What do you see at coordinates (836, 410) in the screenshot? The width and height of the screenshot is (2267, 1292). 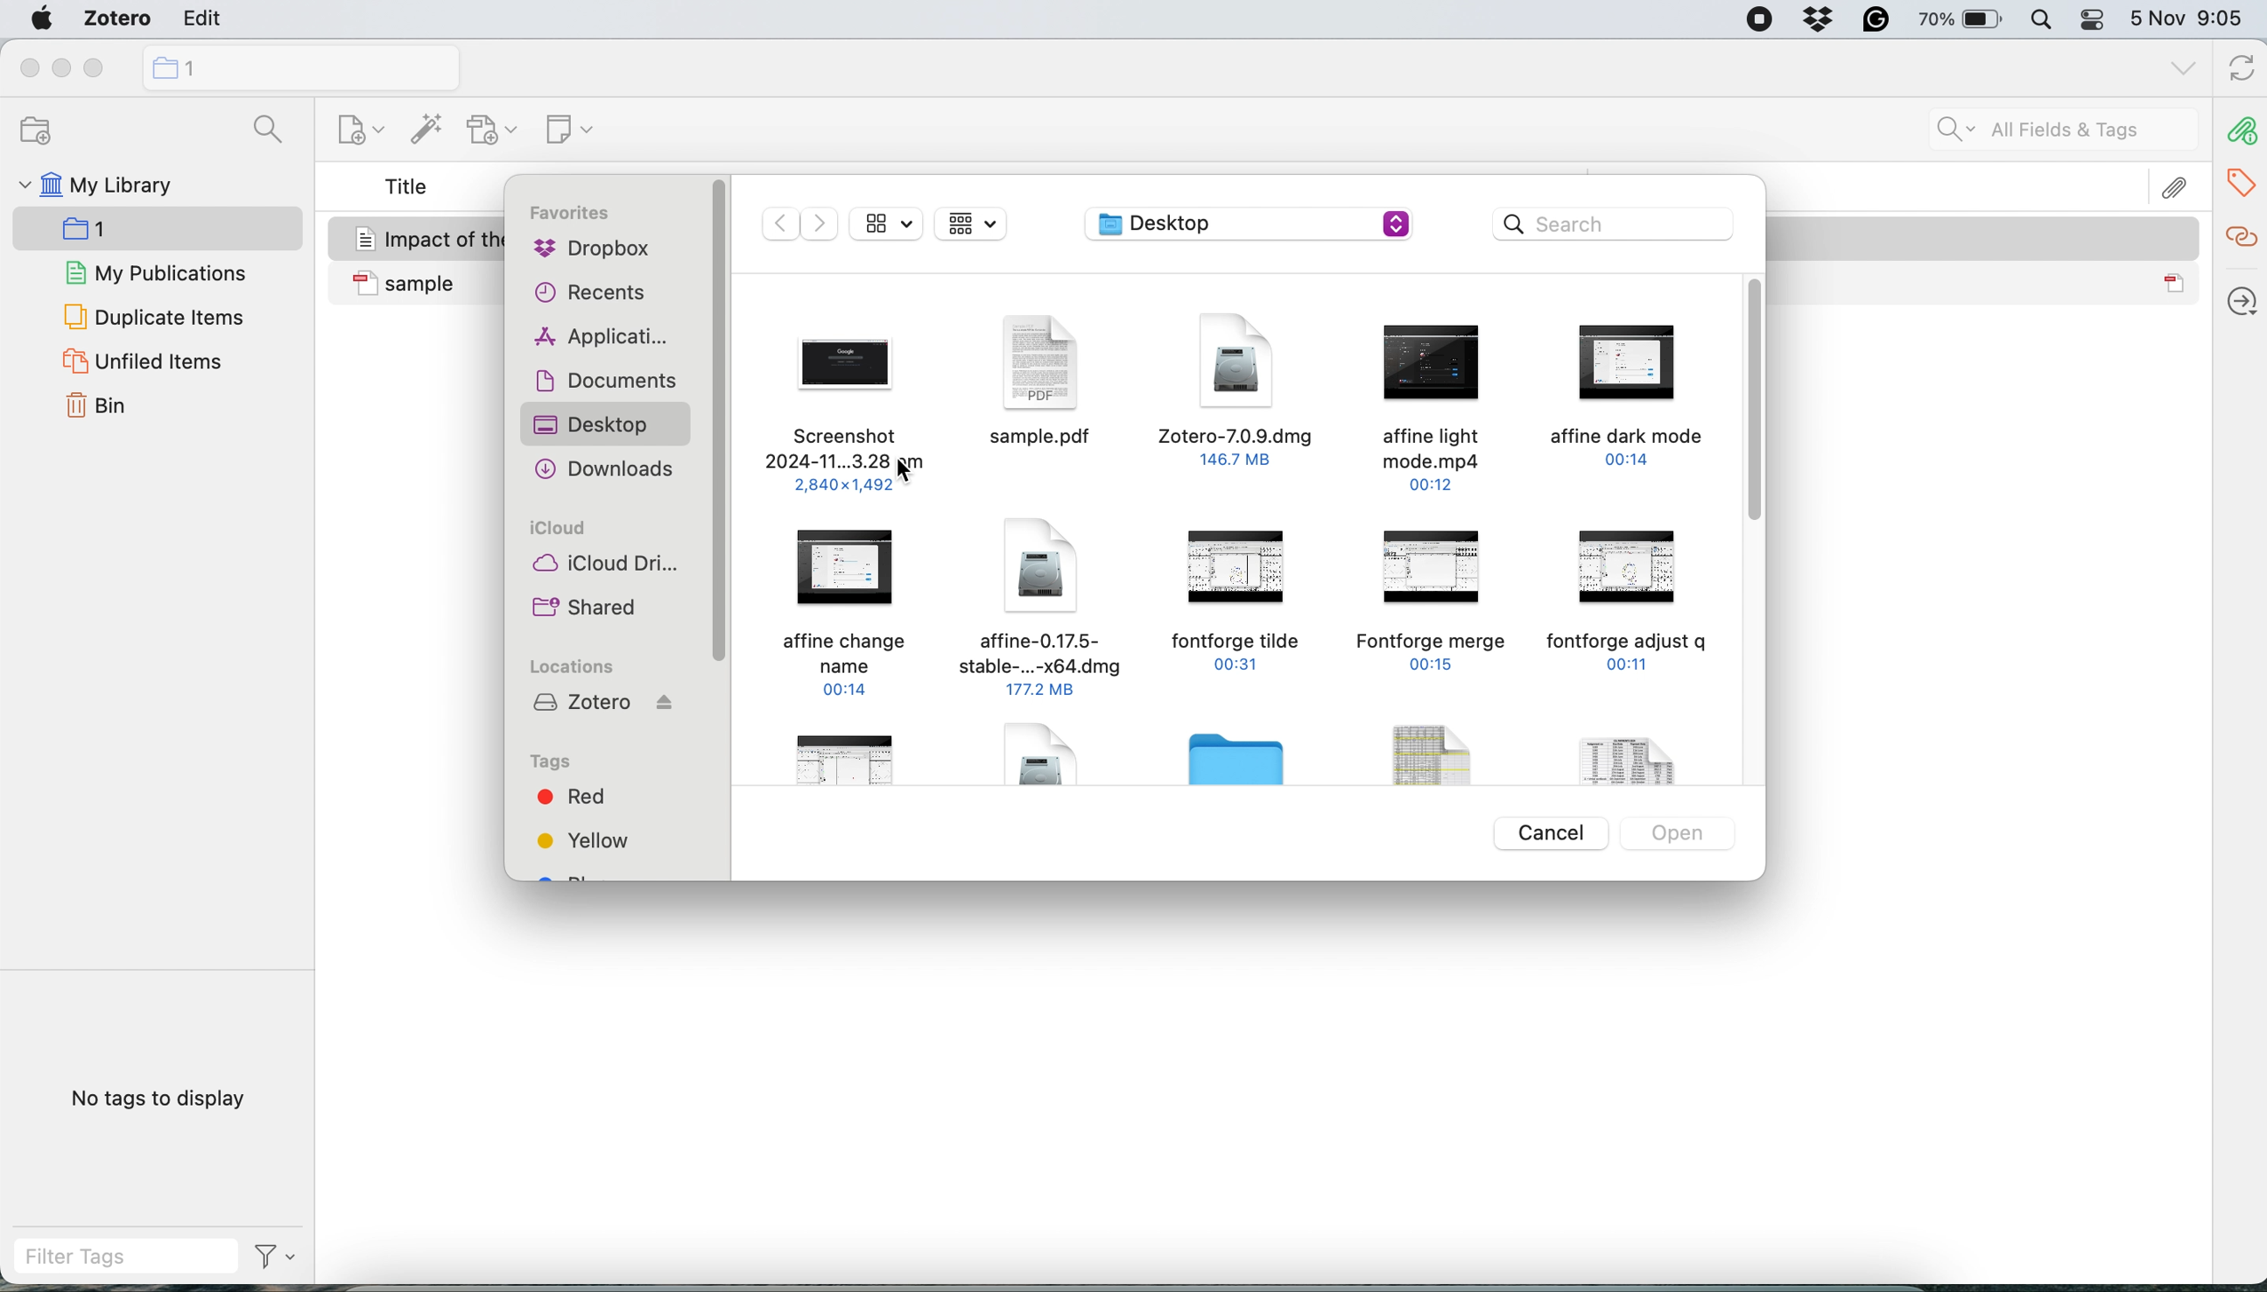 I see `web screenshot to attach` at bounding box center [836, 410].